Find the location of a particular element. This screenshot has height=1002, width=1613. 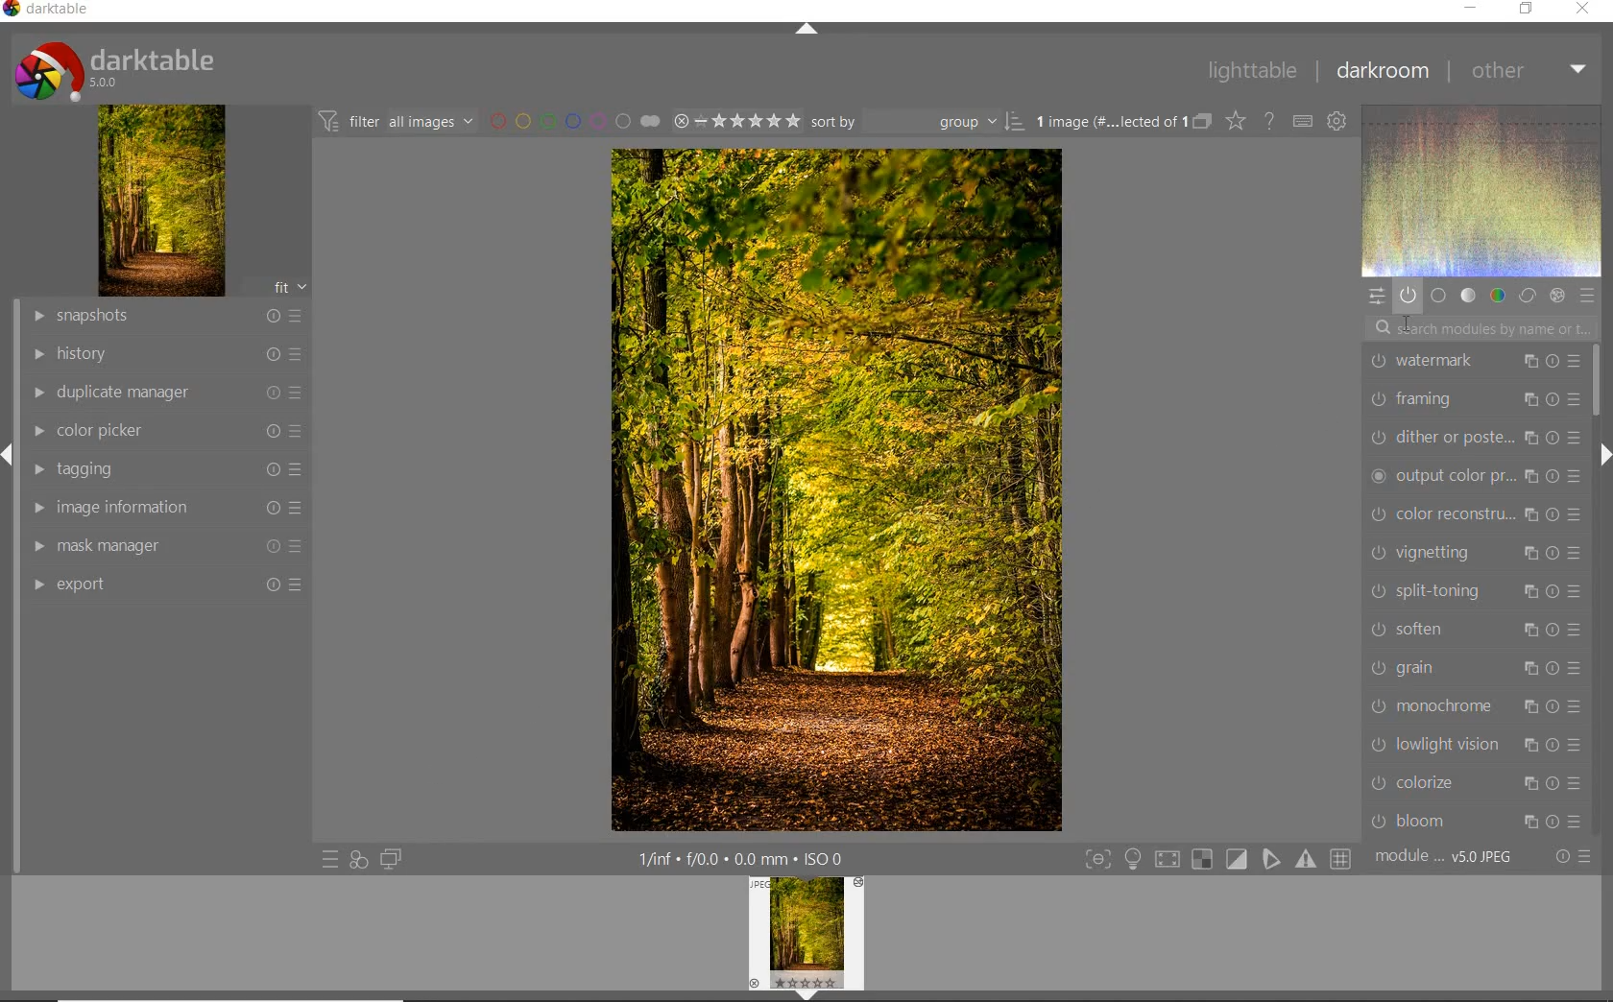

selected images is located at coordinates (1107, 122).